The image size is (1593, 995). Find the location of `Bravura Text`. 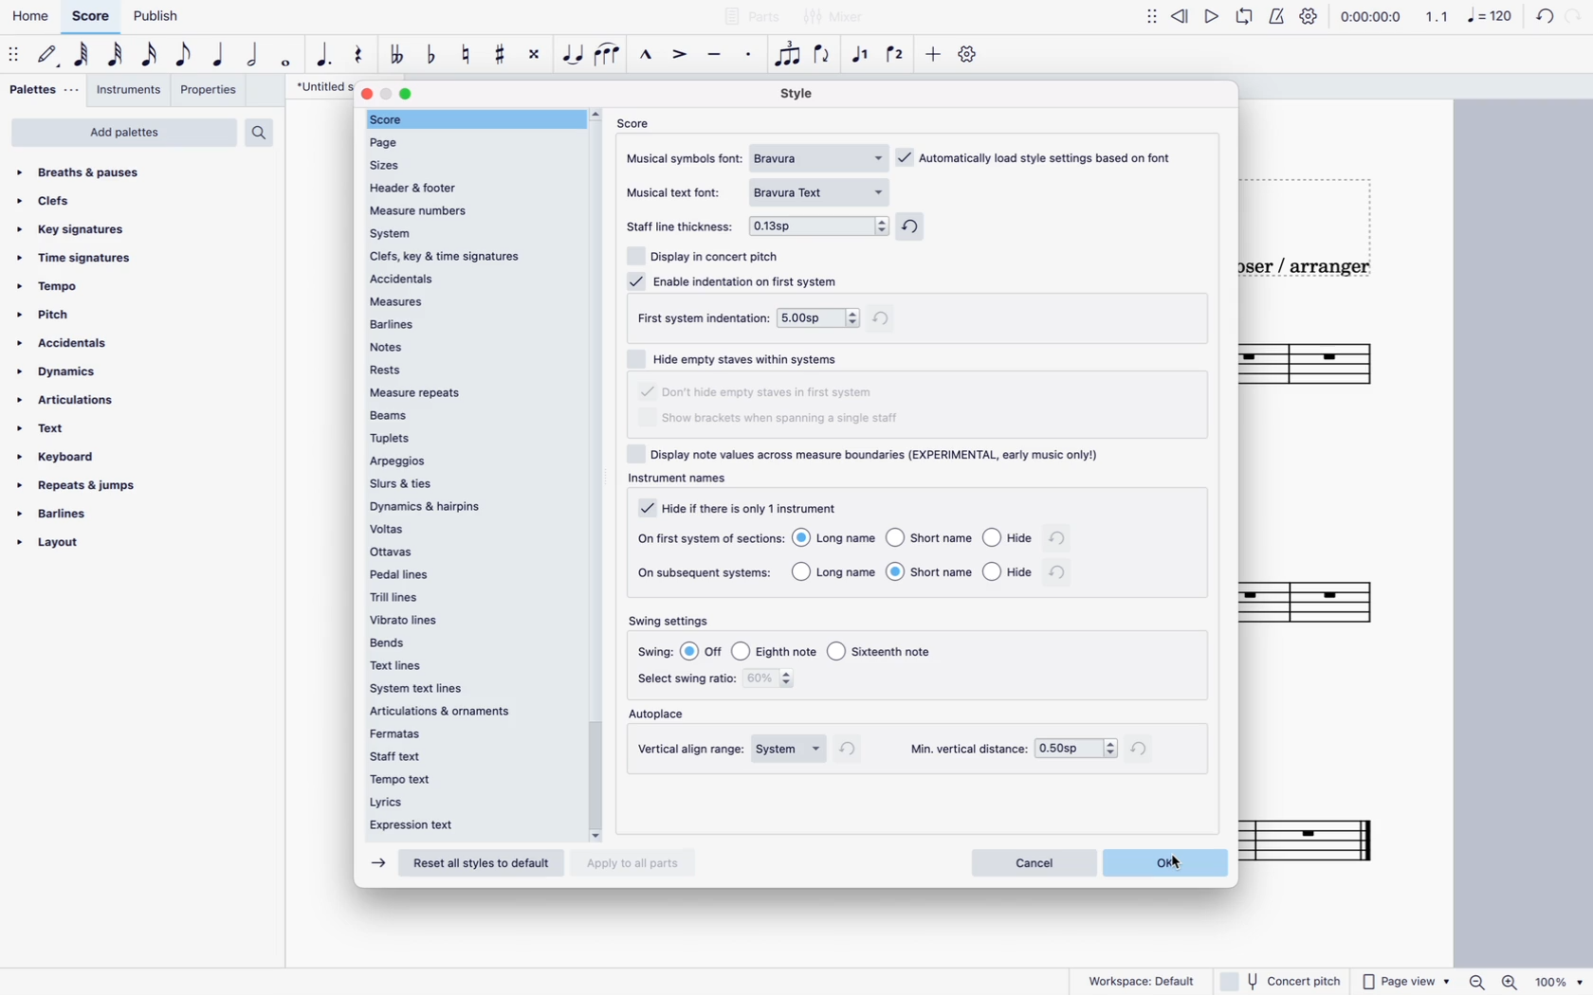

Bravura Text is located at coordinates (825, 192).